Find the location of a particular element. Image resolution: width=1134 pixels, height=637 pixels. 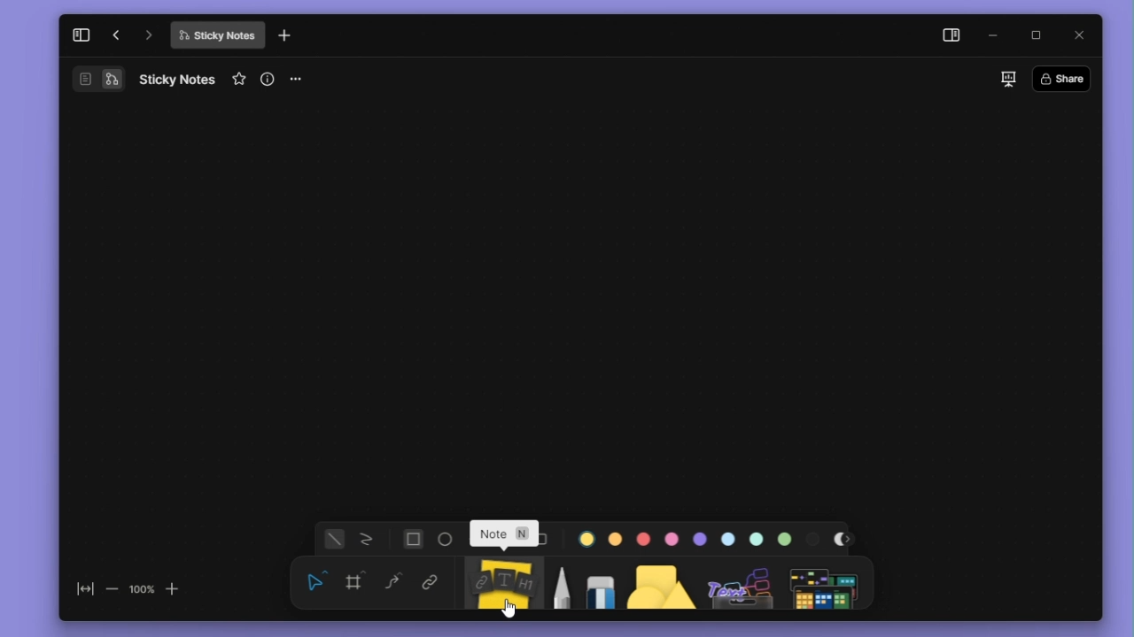

pen is located at coordinates (564, 585).